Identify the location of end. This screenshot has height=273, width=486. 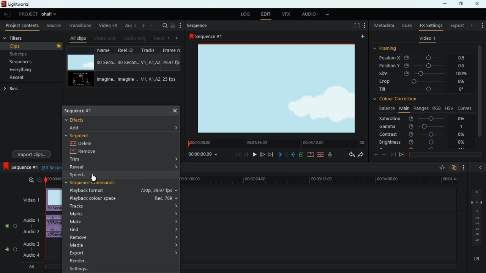
(271, 154).